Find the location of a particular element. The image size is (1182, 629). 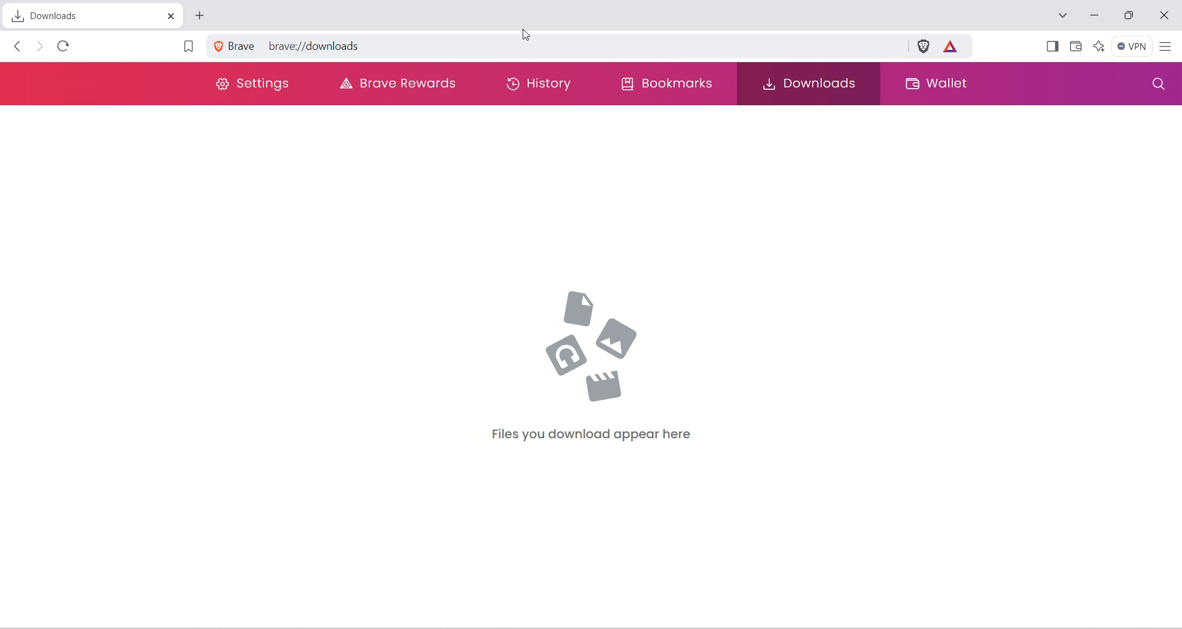

reload is located at coordinates (63, 44).